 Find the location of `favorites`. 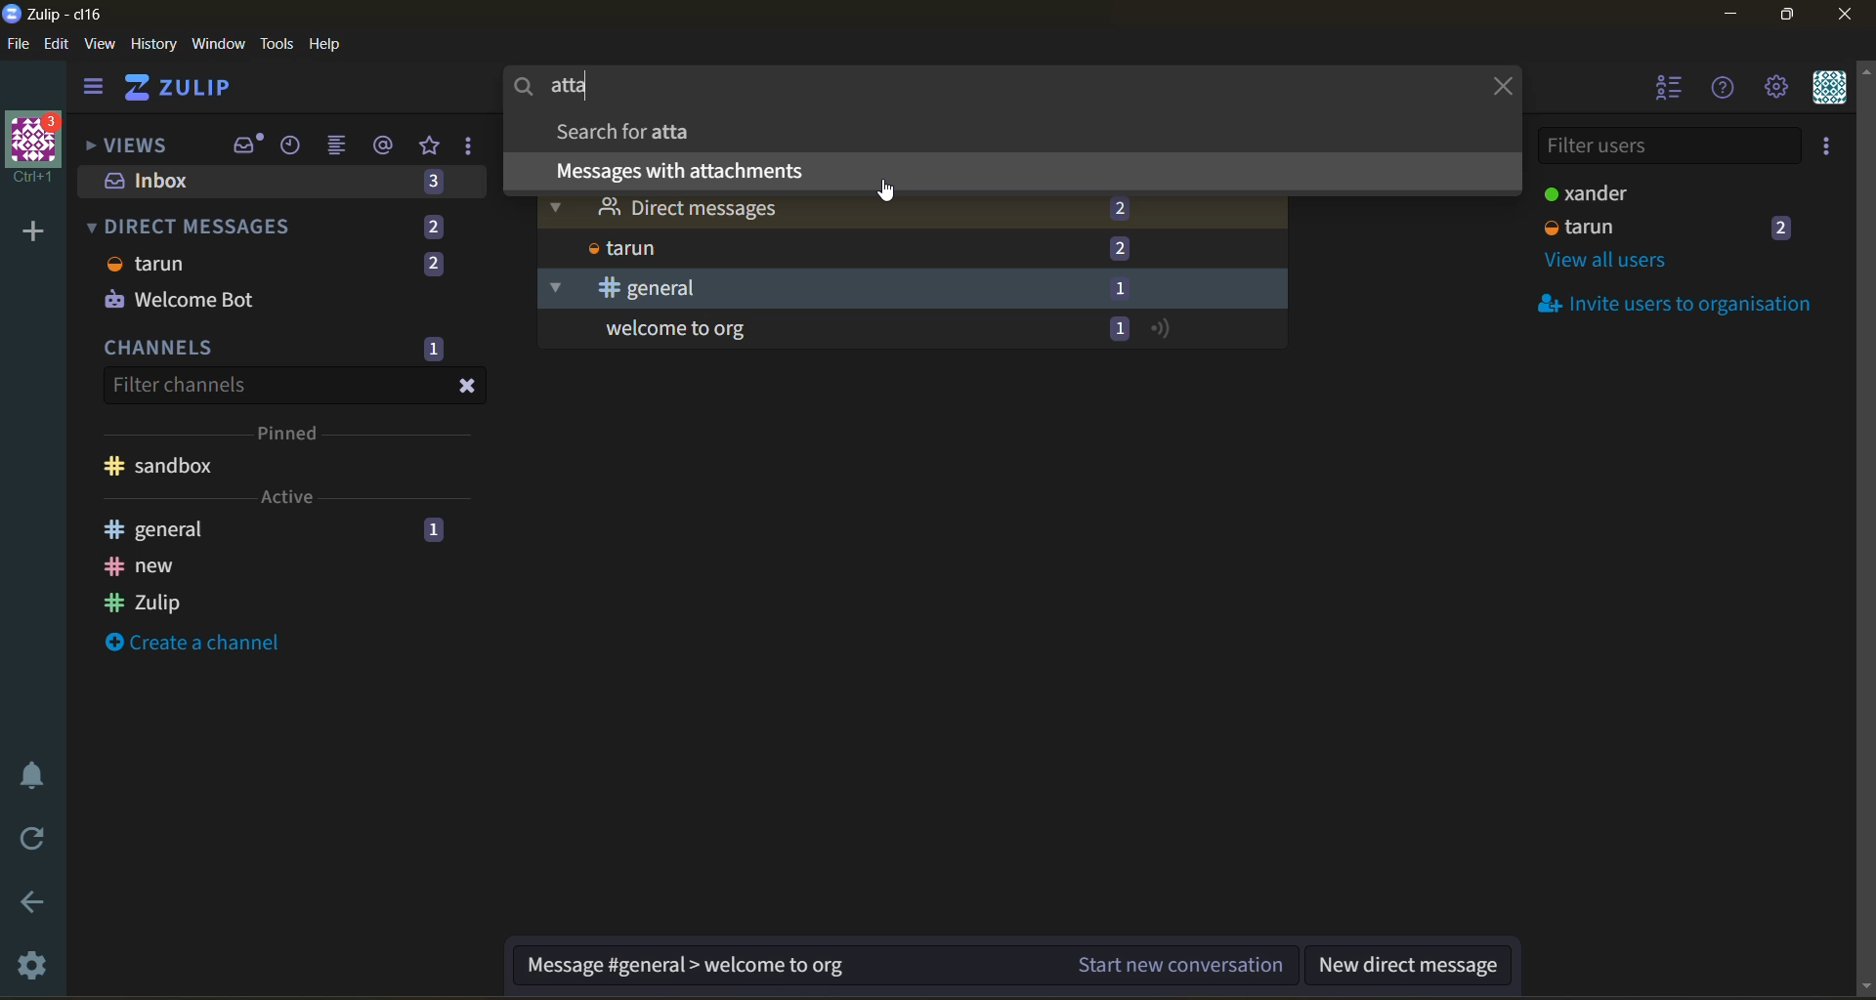

favorites is located at coordinates (432, 146).